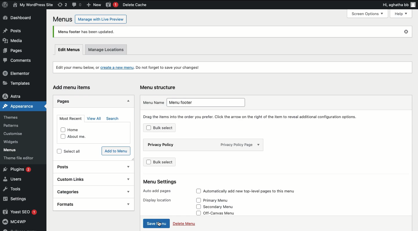 Image resolution: width=418 pixels, height=231 pixels. I want to click on Custom links, so click(85, 180).